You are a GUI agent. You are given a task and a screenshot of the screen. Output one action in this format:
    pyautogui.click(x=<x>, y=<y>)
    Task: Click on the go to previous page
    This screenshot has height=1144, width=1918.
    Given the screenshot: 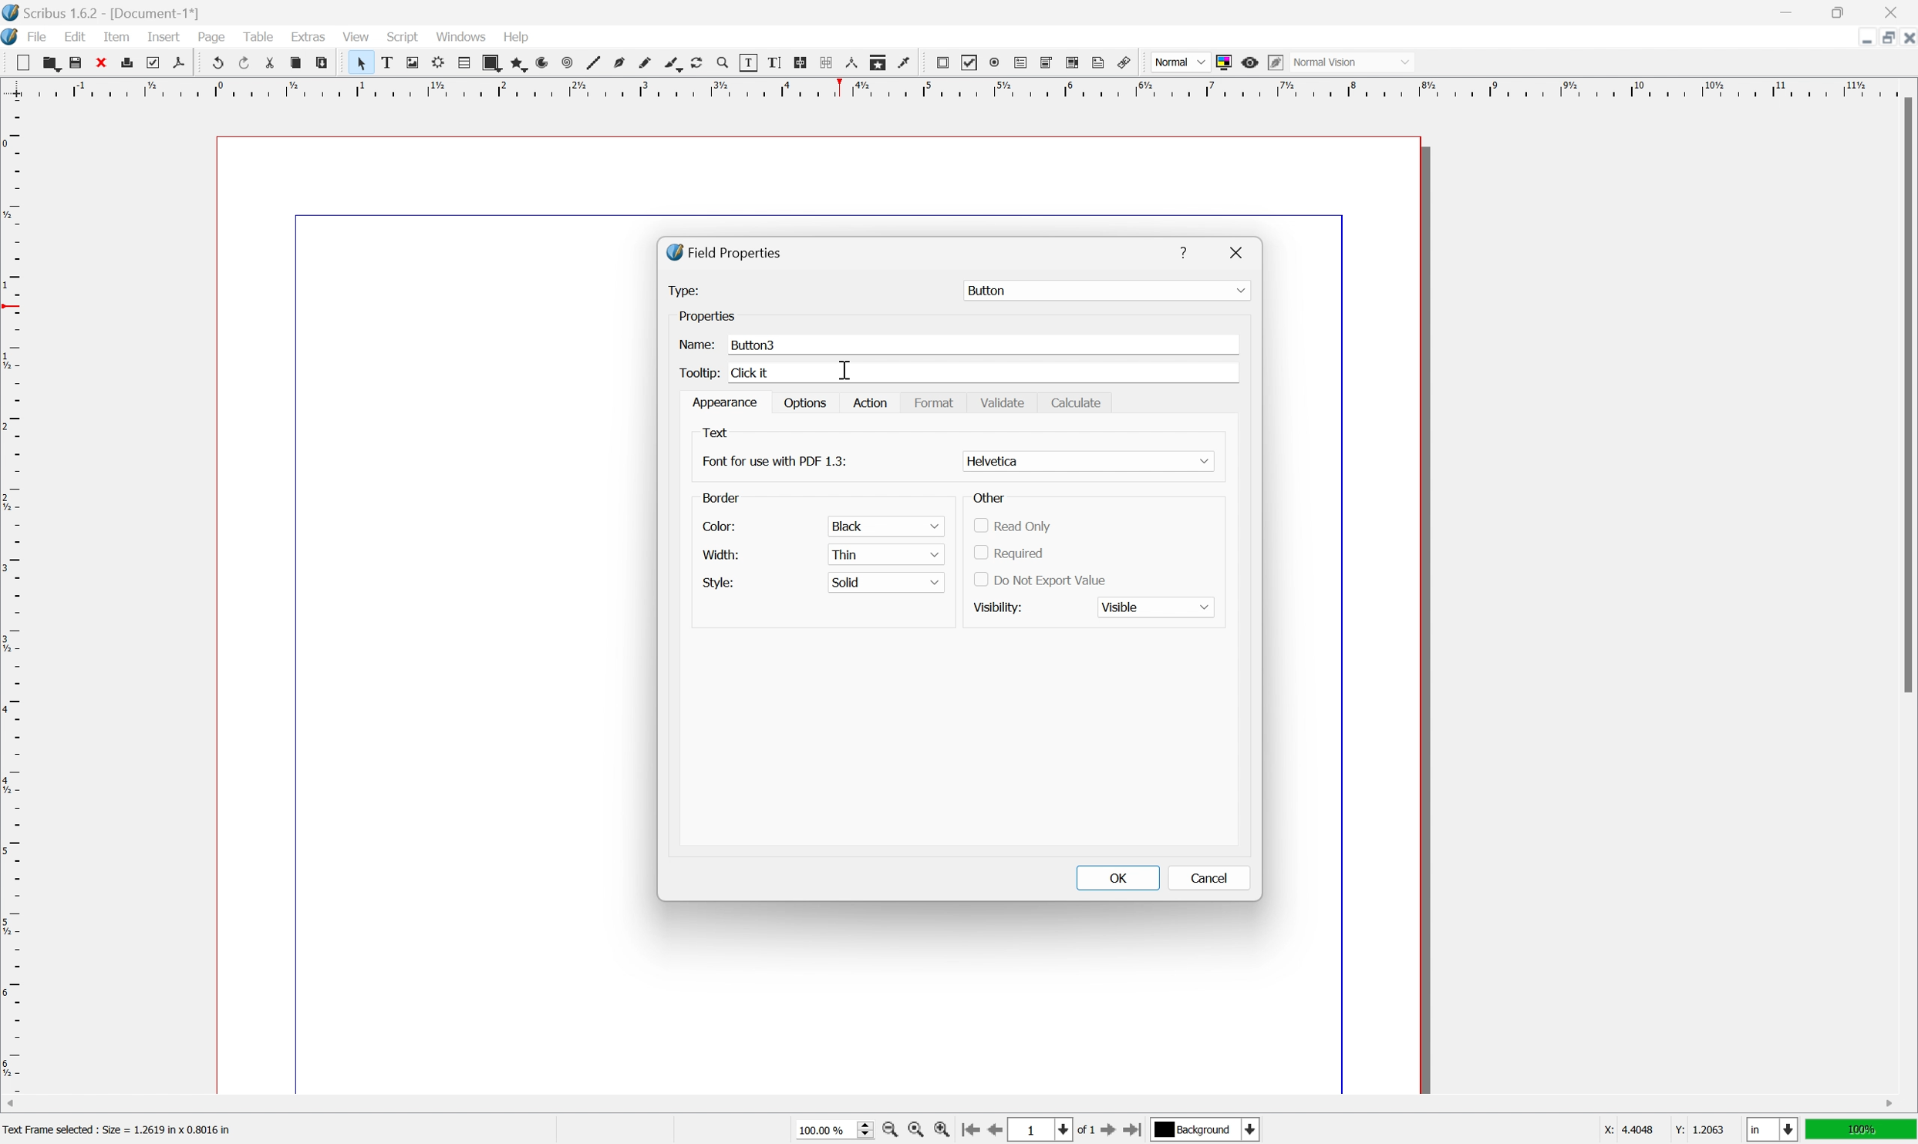 What is the action you would take?
    pyautogui.click(x=994, y=1132)
    